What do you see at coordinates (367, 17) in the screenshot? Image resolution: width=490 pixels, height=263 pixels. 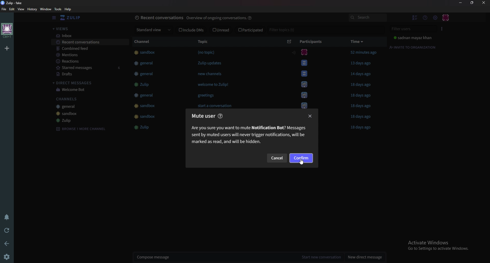 I see `search` at bounding box center [367, 17].